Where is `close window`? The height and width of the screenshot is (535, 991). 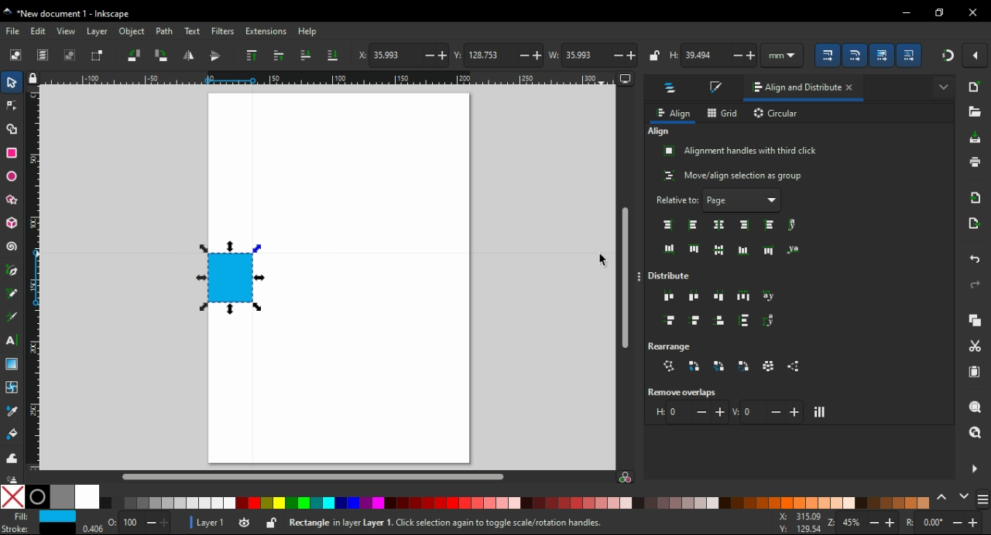 close window is located at coordinates (971, 12).